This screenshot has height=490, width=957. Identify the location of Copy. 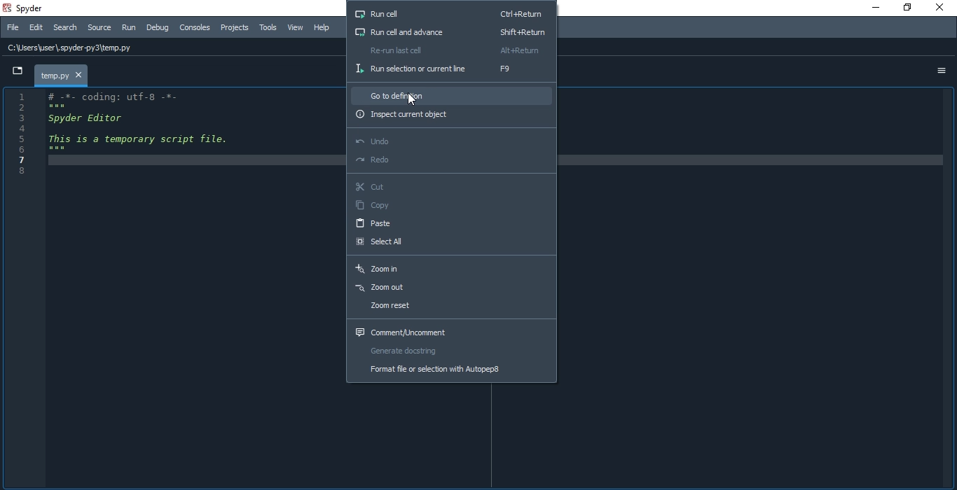
(449, 206).